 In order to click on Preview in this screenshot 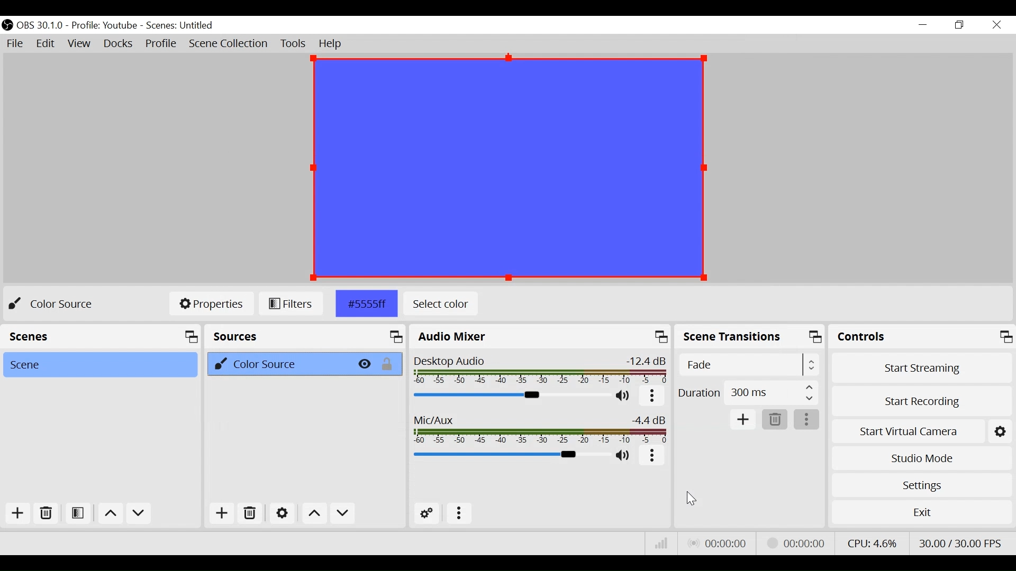, I will do `click(509, 167)`.